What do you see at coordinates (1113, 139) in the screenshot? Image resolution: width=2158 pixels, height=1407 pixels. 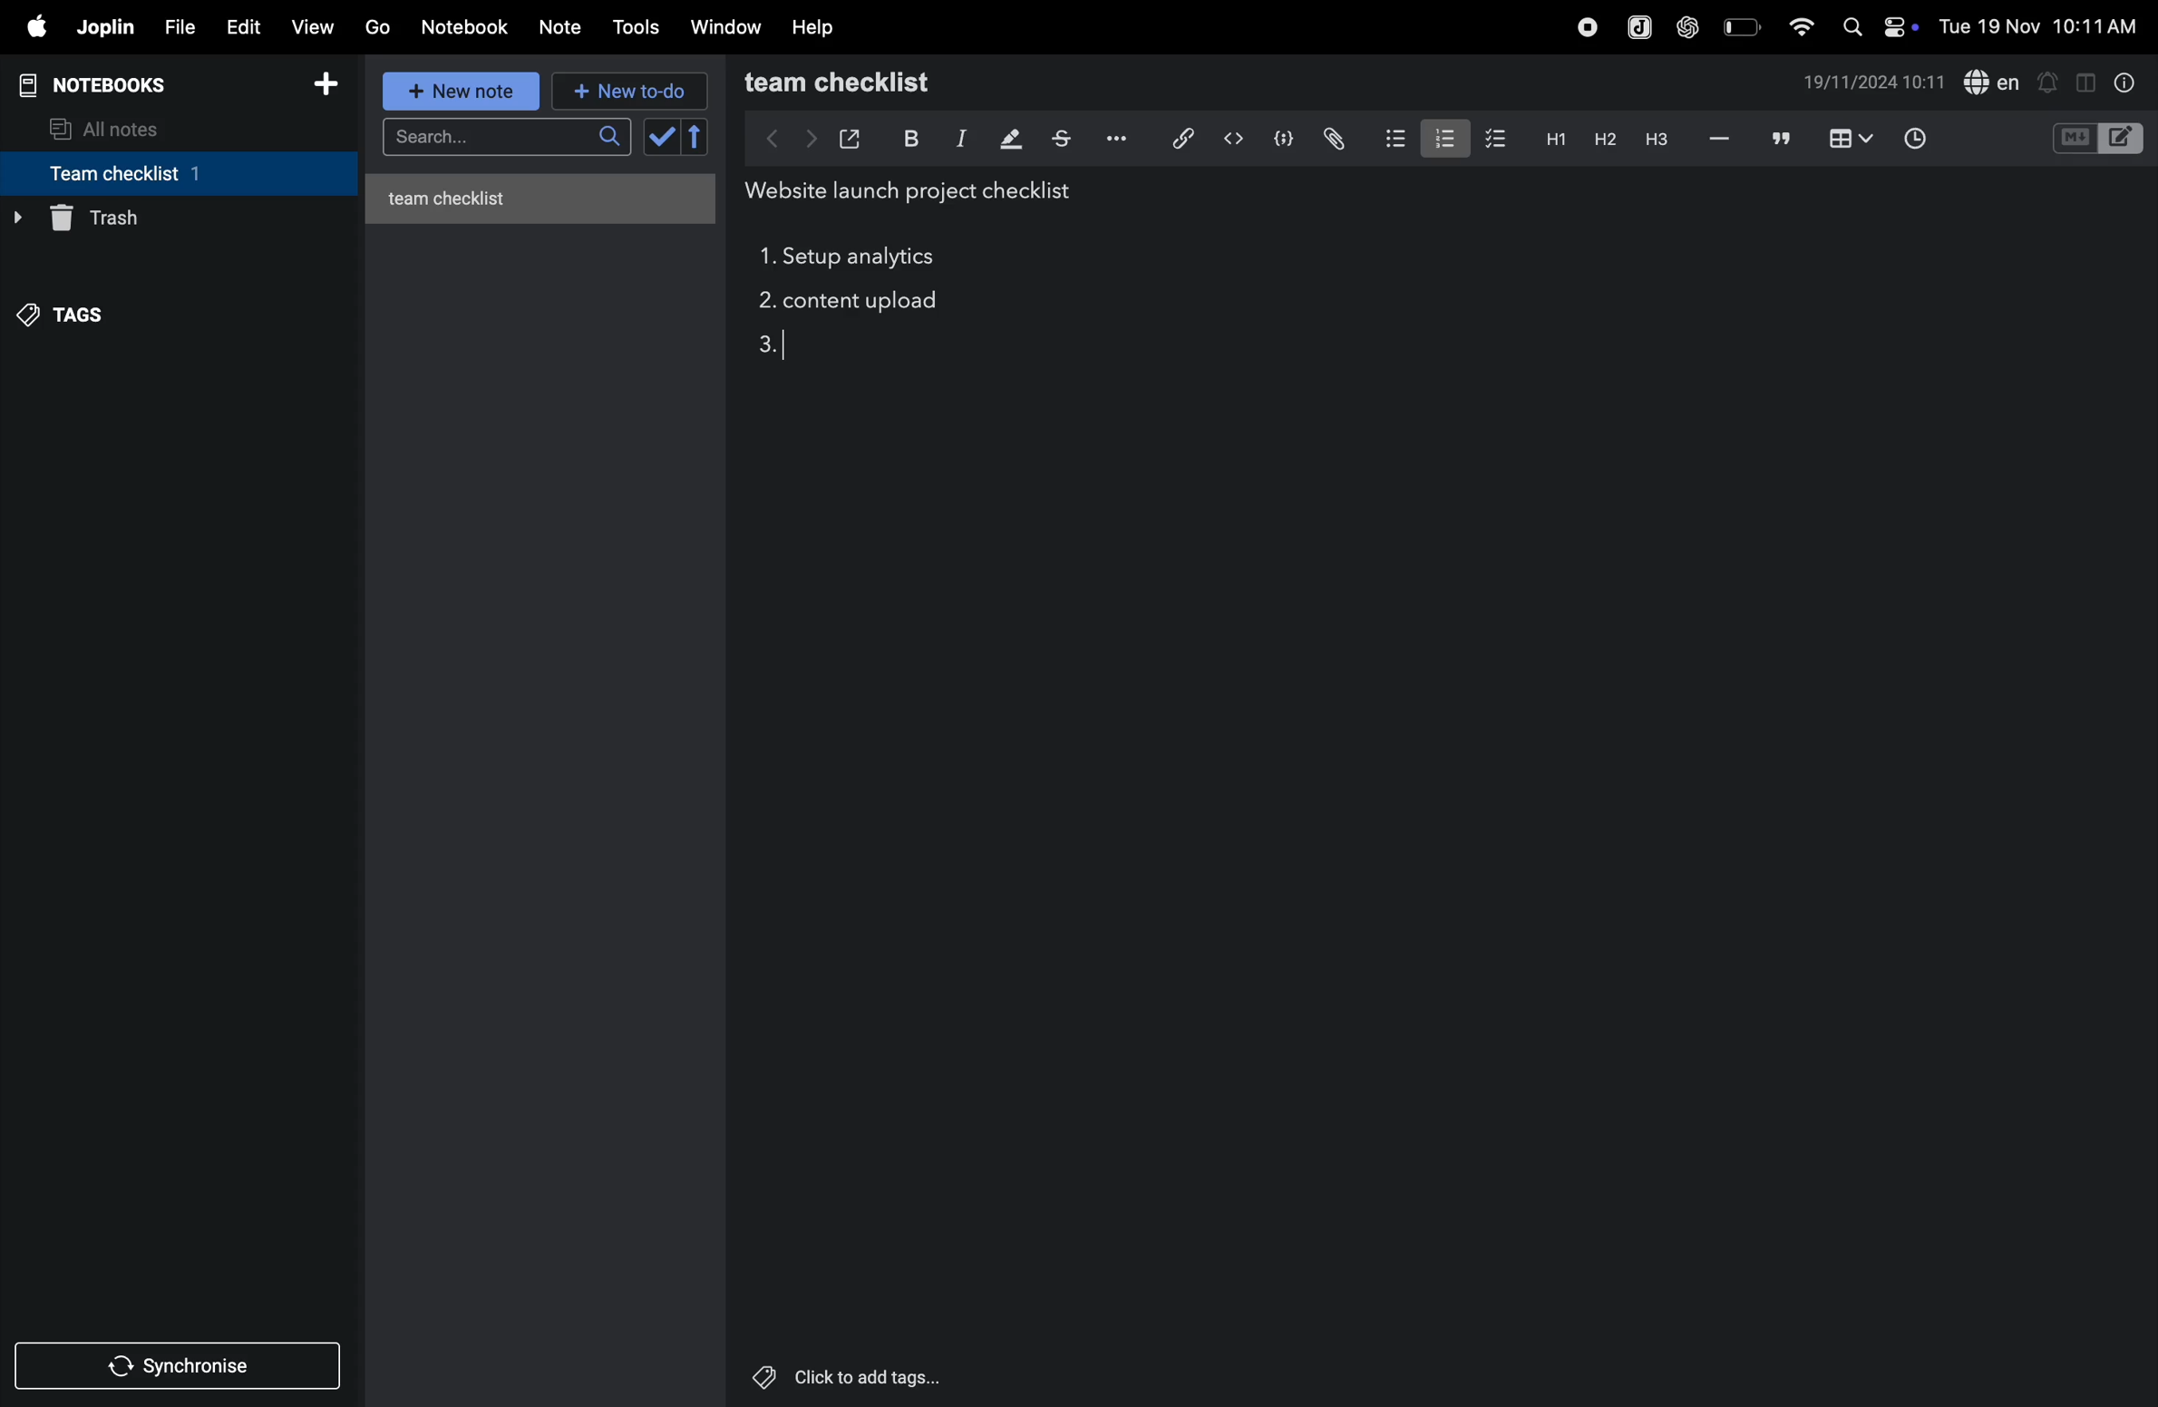 I see `options` at bounding box center [1113, 139].